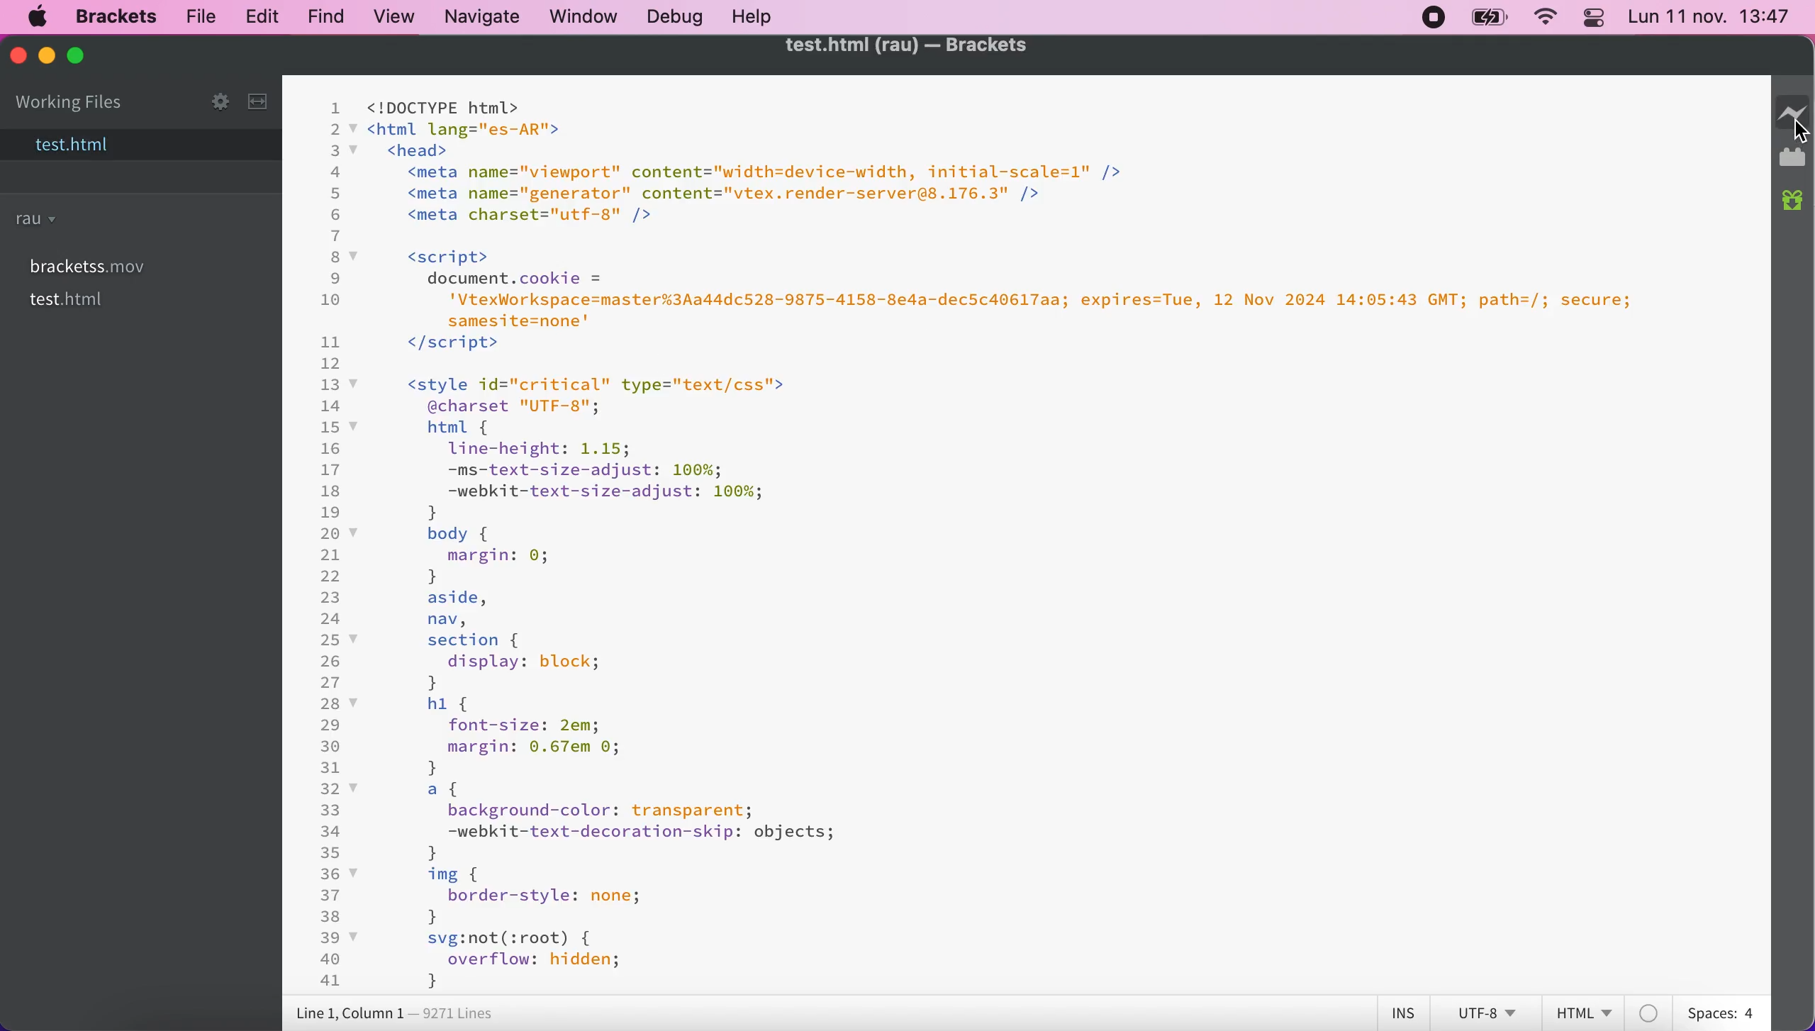  Describe the element at coordinates (1794, 206) in the screenshot. I see `new builds of brackets` at that location.